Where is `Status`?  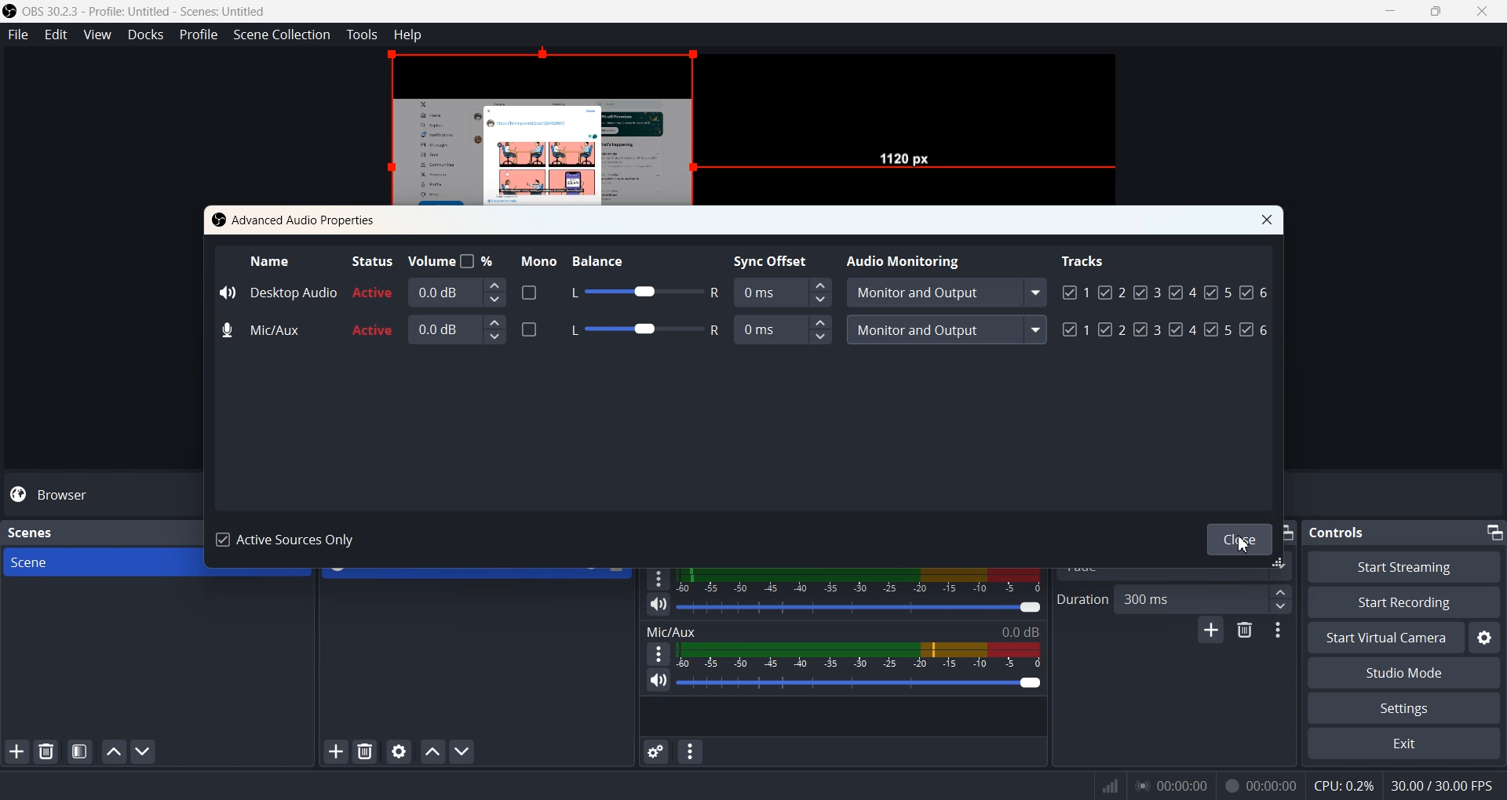
Status is located at coordinates (370, 260).